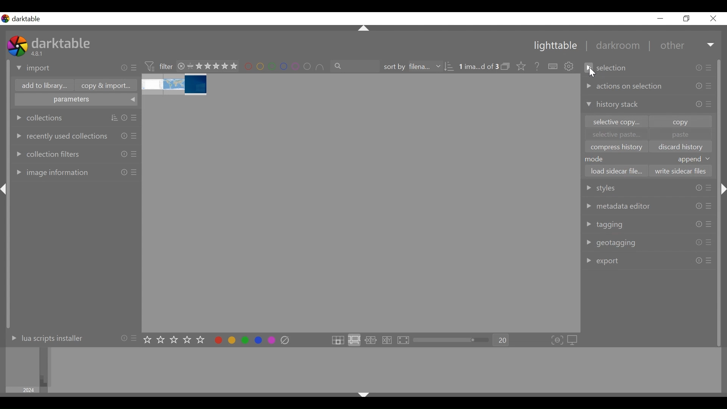 This screenshot has height=409, width=727. Describe the element at coordinates (29, 19) in the screenshot. I see `darktable` at that location.